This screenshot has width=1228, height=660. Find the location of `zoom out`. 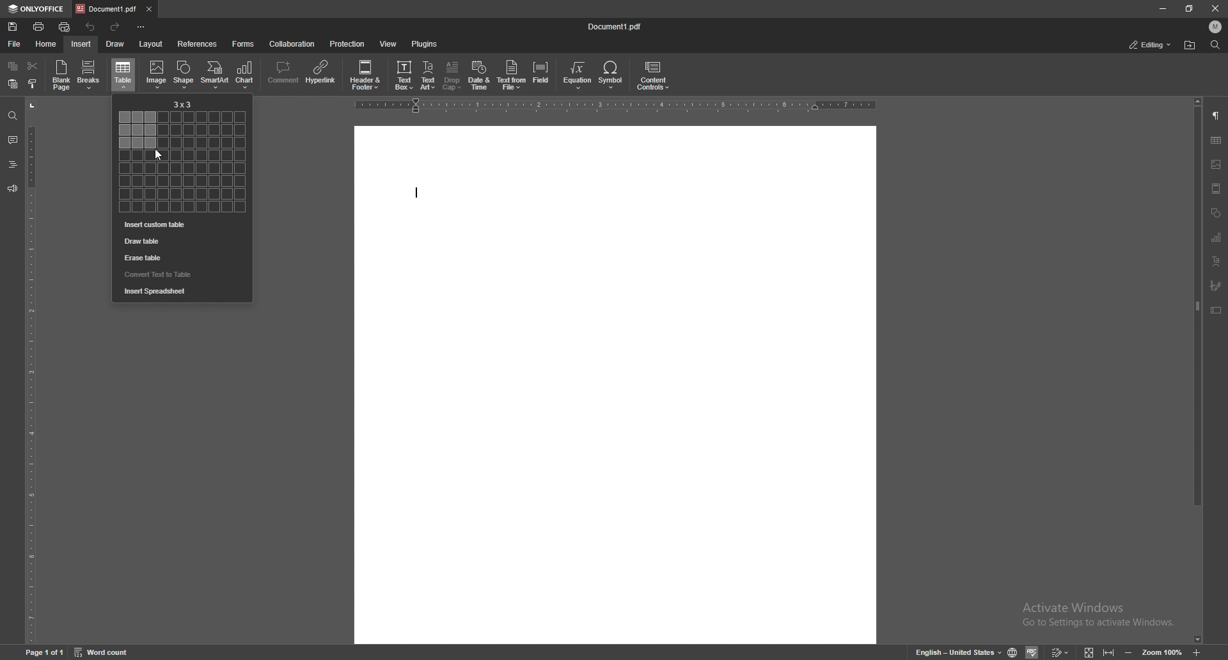

zoom out is located at coordinates (1130, 652).